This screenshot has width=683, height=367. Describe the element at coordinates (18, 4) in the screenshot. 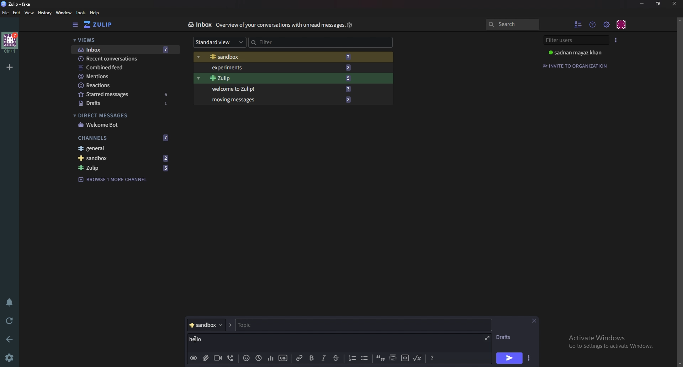

I see `zulip-fake` at that location.